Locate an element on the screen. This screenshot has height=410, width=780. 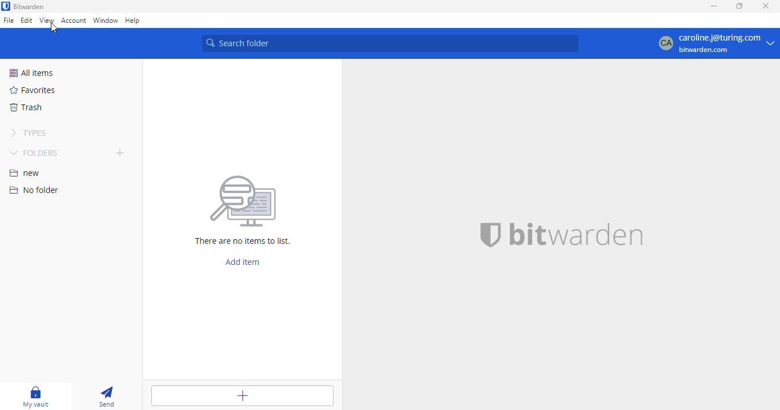
cursor is located at coordinates (54, 29).